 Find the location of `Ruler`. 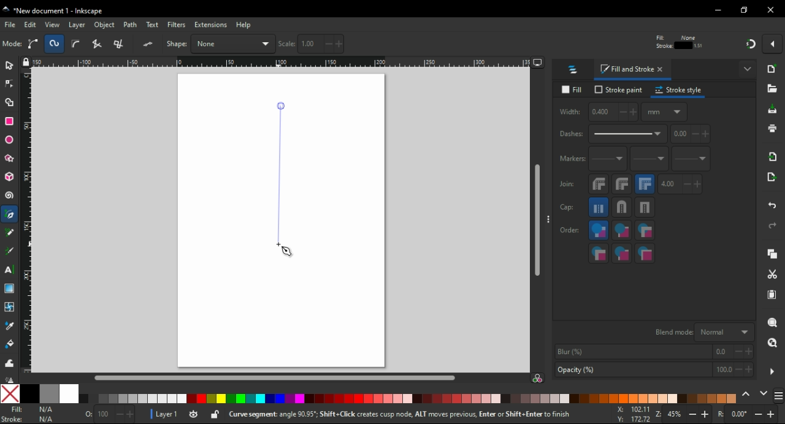

Ruler is located at coordinates (277, 63).